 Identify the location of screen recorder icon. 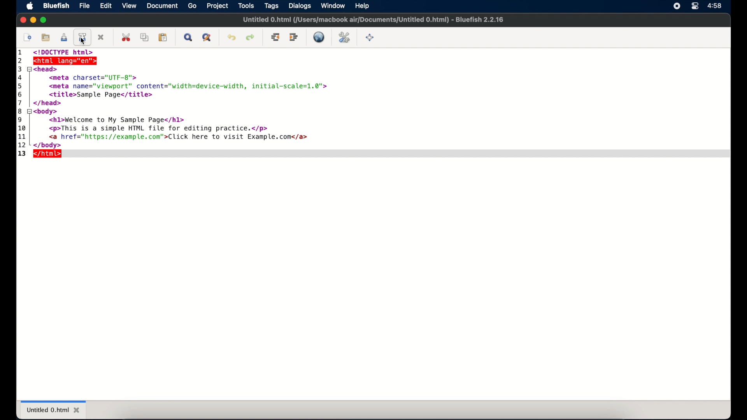
(677, 6).